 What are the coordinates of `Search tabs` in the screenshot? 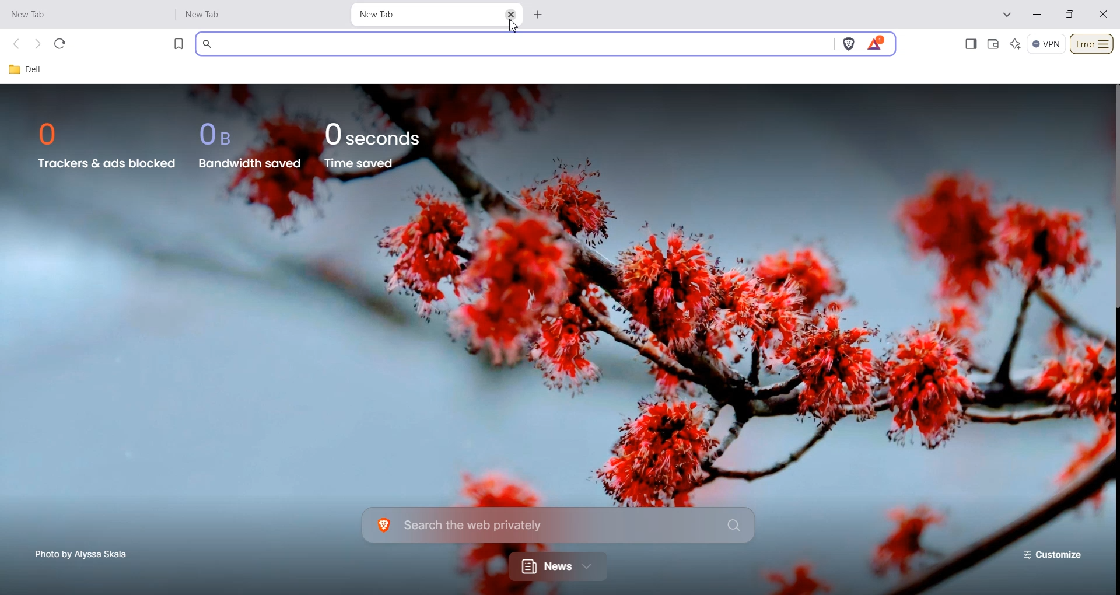 It's located at (1008, 15).